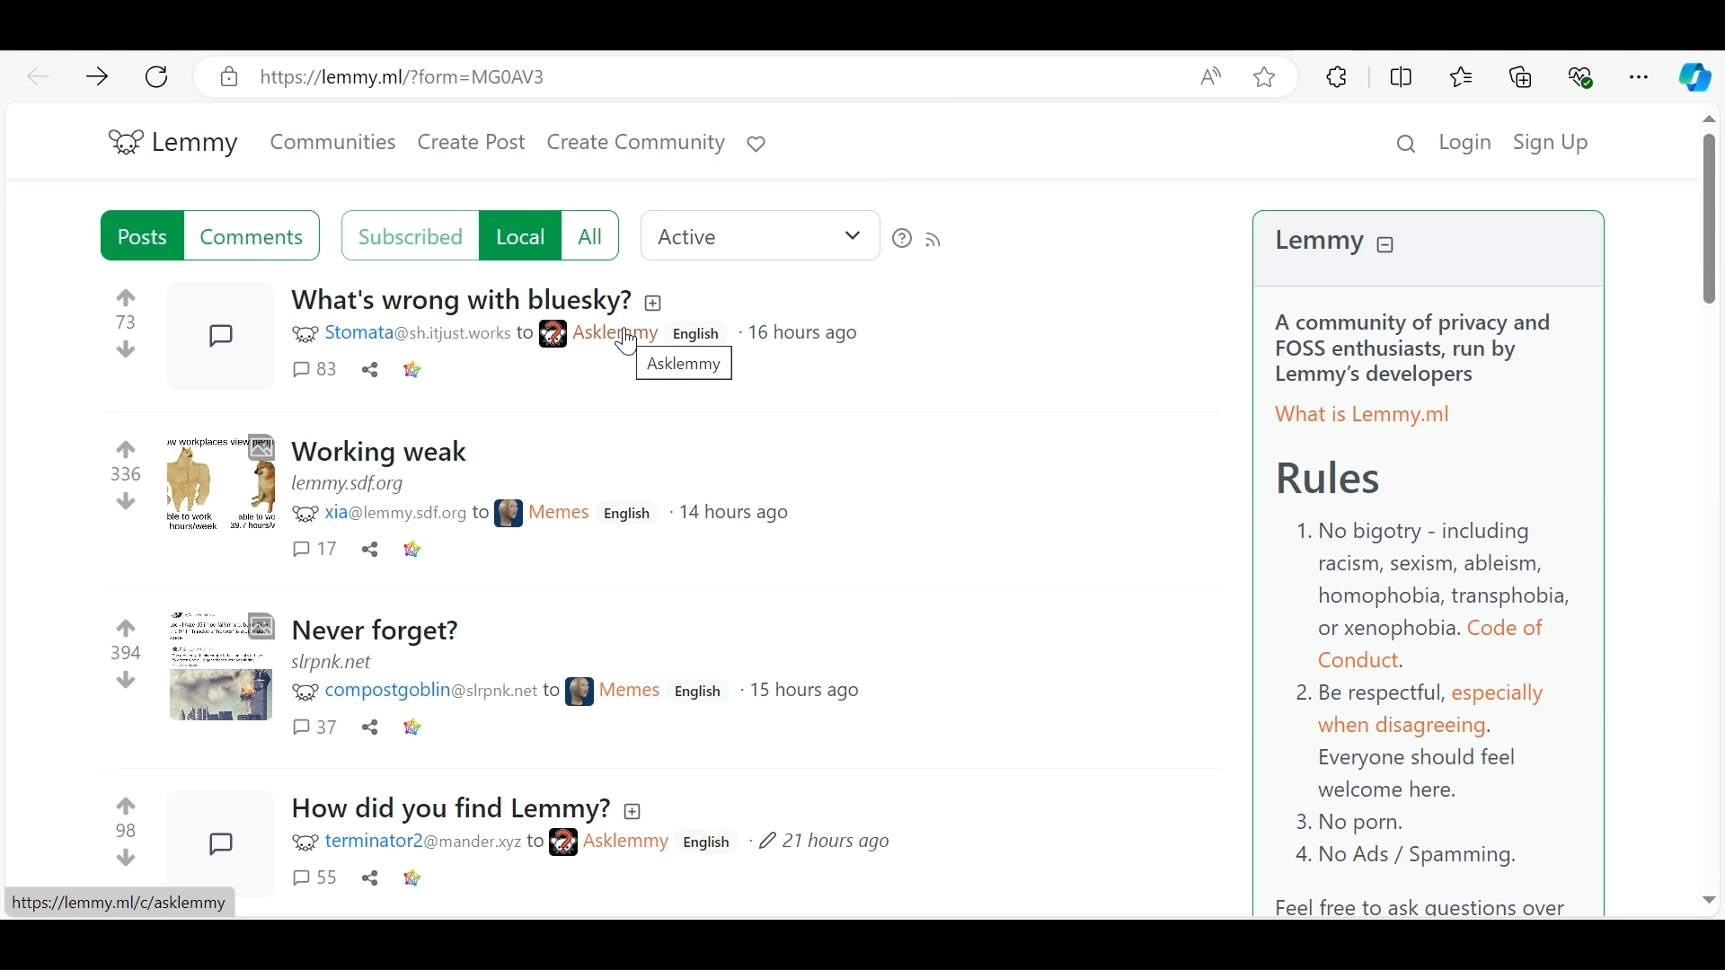 The height and width of the screenshot is (970, 1725). What do you see at coordinates (629, 343) in the screenshot?
I see `Cursor` at bounding box center [629, 343].